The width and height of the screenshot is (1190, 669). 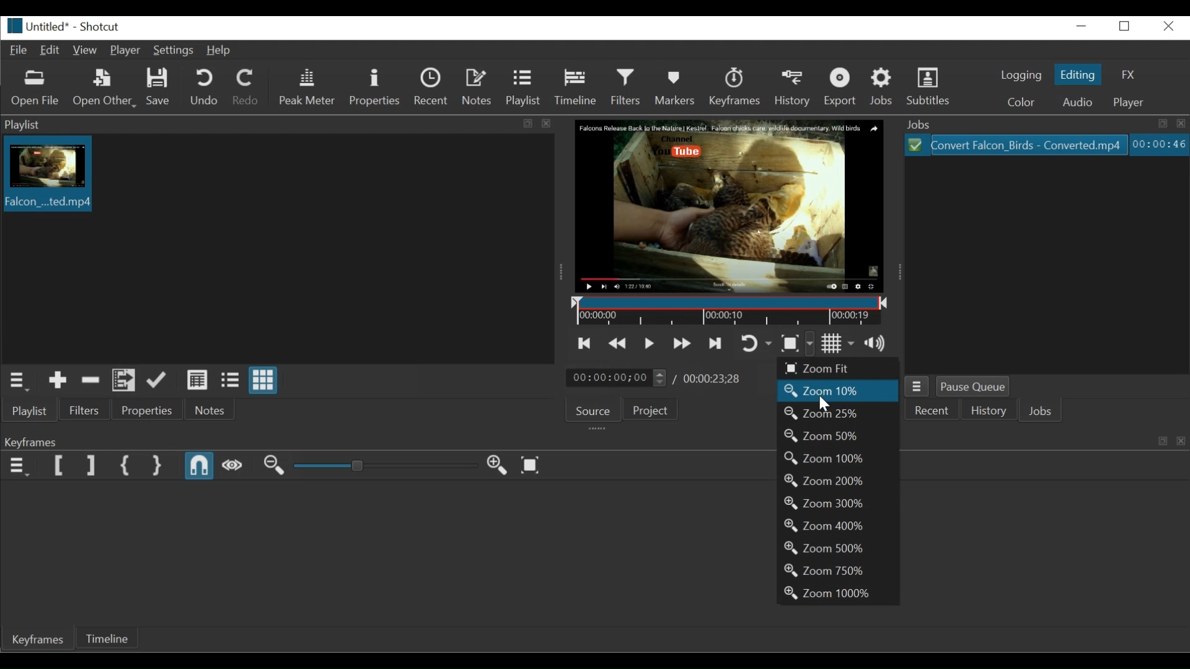 What do you see at coordinates (496, 466) in the screenshot?
I see `Zoom out Keyframe` at bounding box center [496, 466].